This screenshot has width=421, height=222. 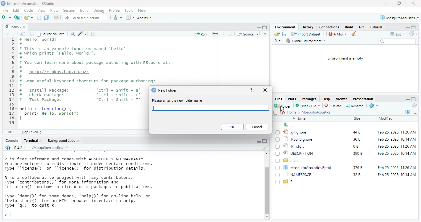 What do you see at coordinates (361, 119) in the screenshot?
I see `size` at bounding box center [361, 119].